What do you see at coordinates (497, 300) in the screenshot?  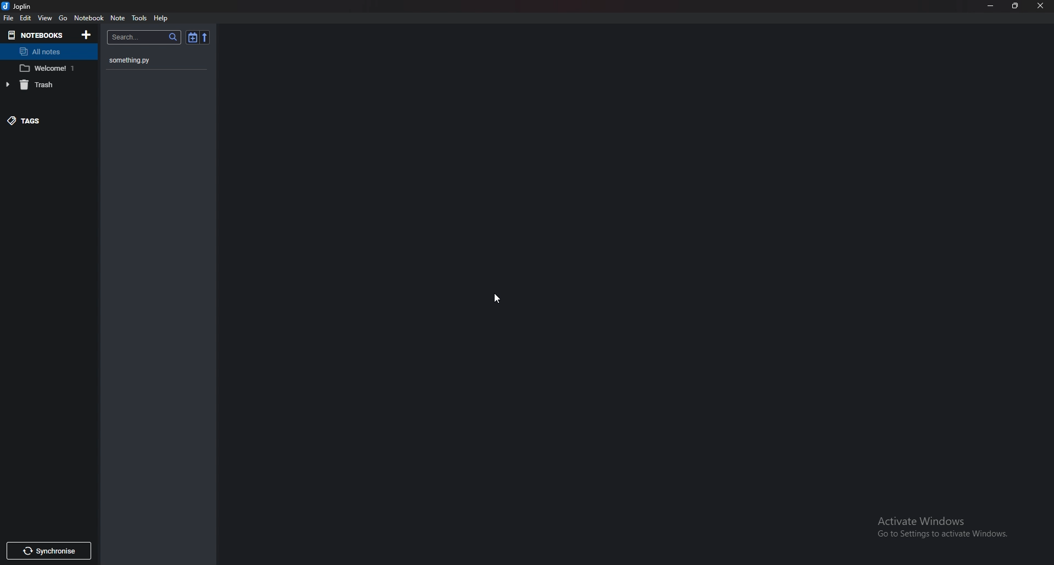 I see `cursor` at bounding box center [497, 300].